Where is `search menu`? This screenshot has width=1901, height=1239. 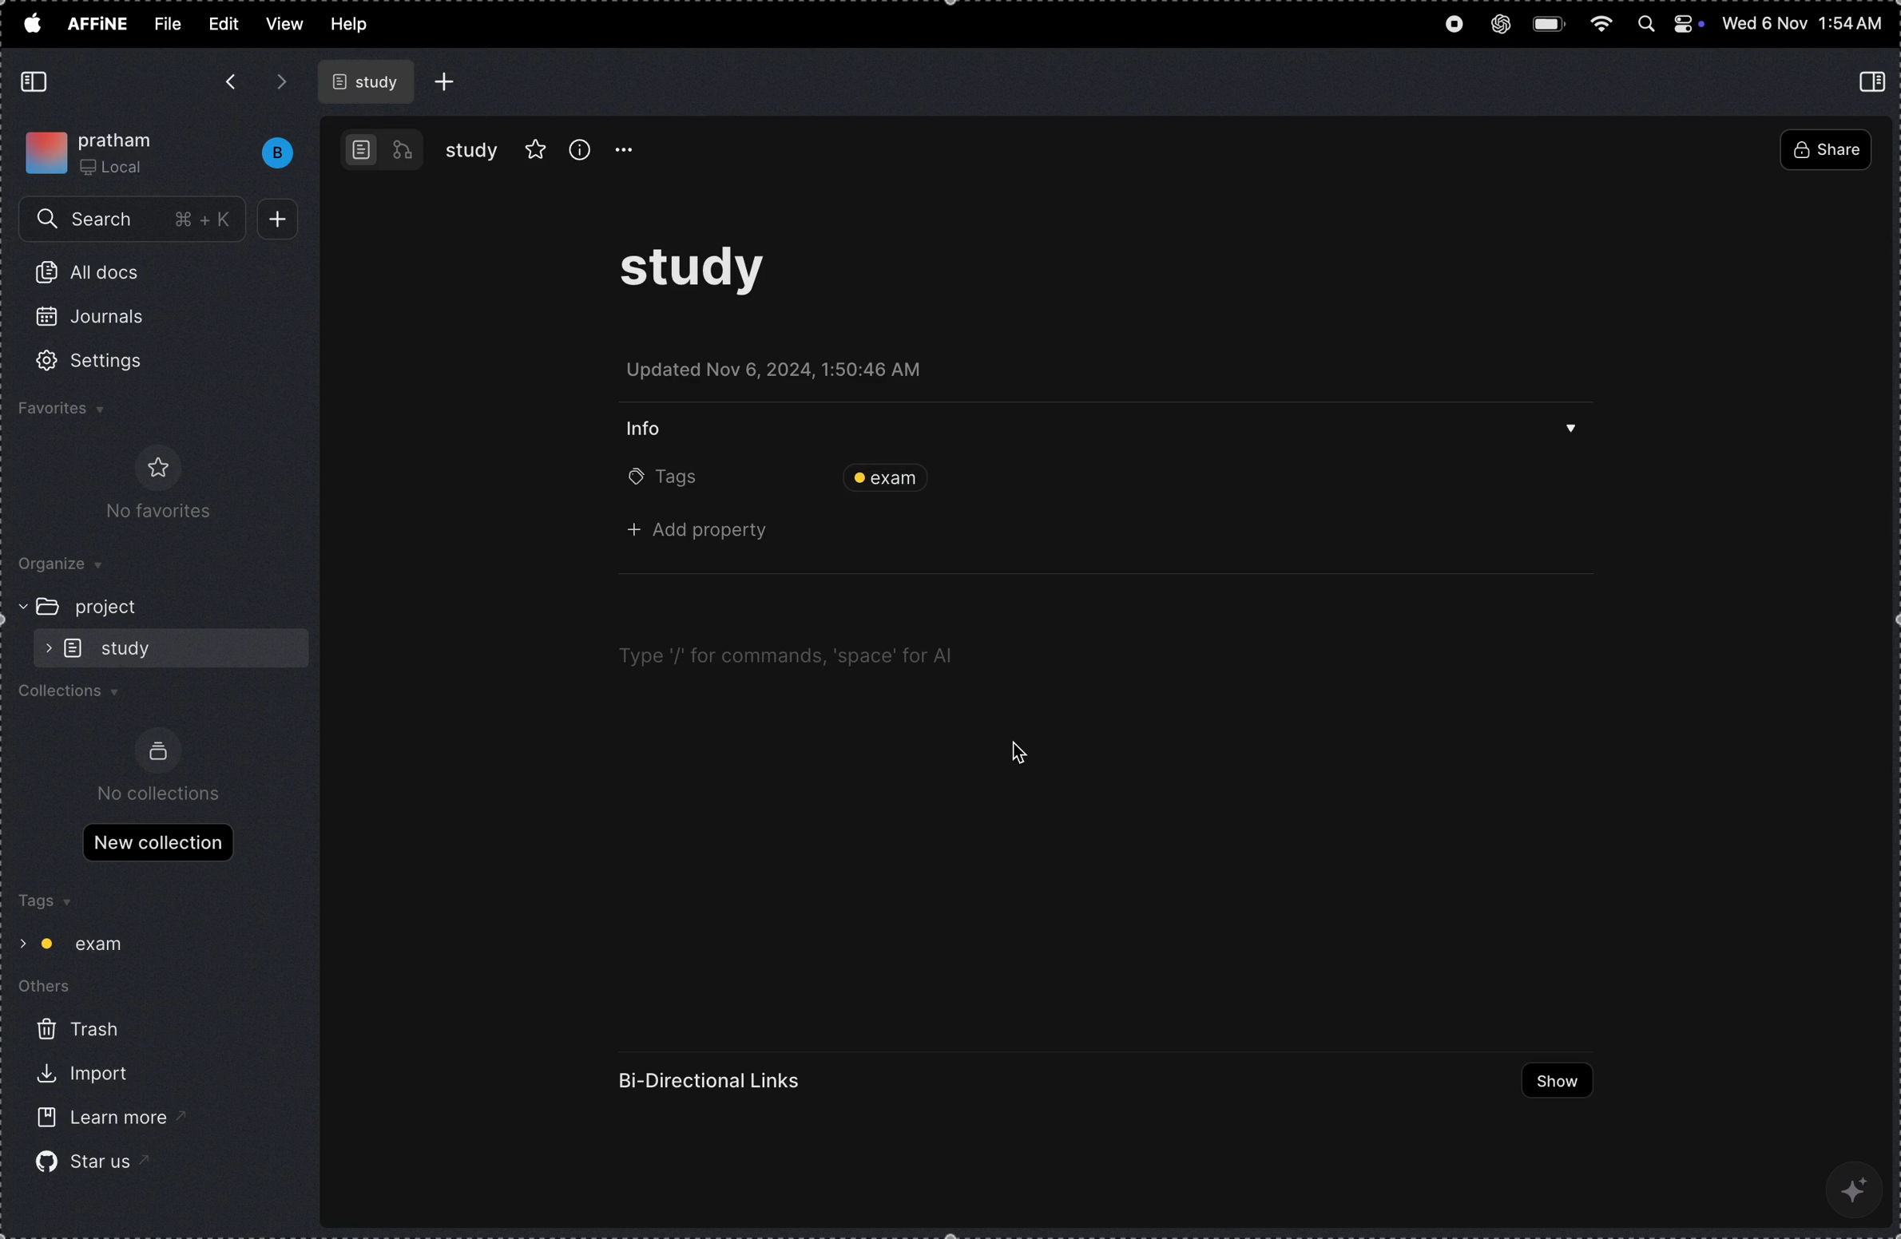
search menu is located at coordinates (135, 220).